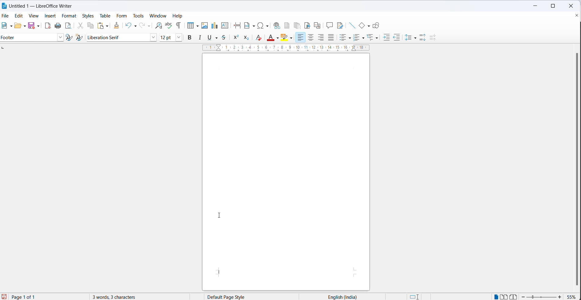 The height and width of the screenshot is (300, 581). What do you see at coordinates (364, 38) in the screenshot?
I see `toggle ordered list ` at bounding box center [364, 38].